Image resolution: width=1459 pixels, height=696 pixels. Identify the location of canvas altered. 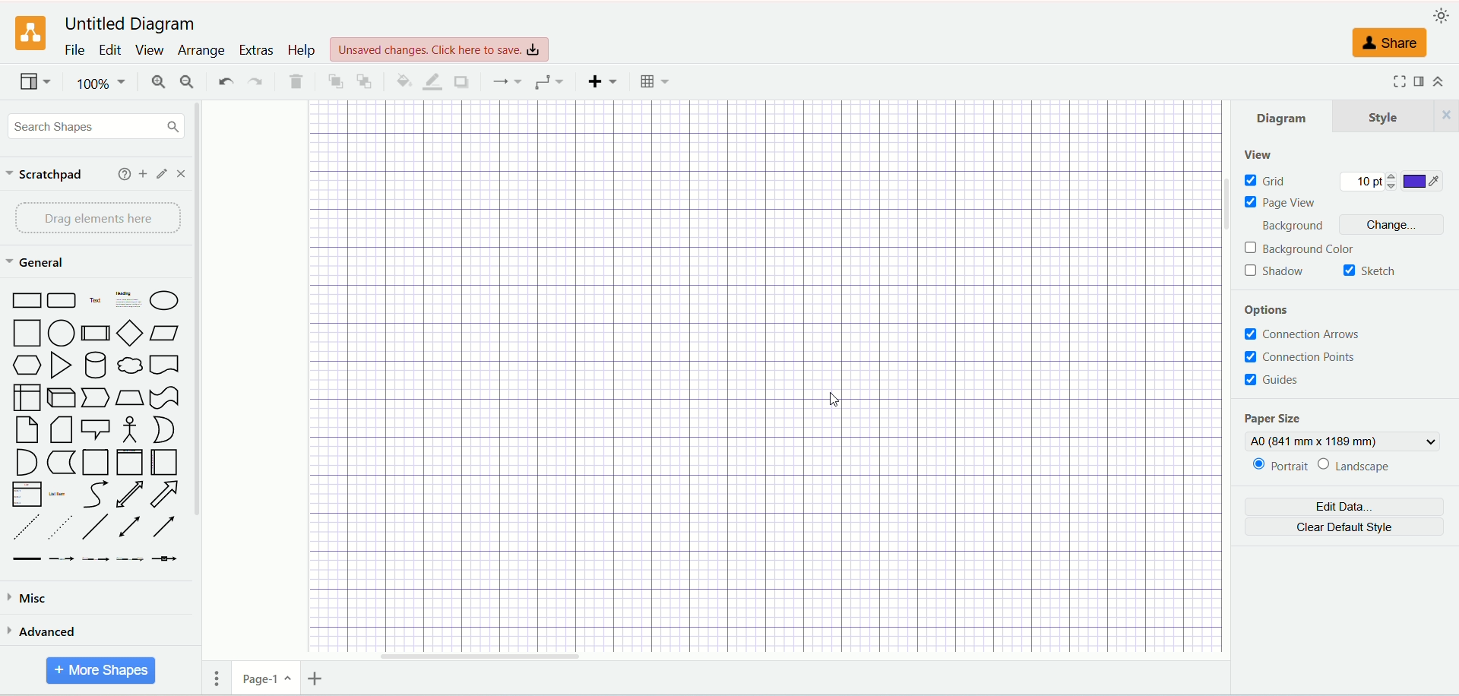
(760, 376).